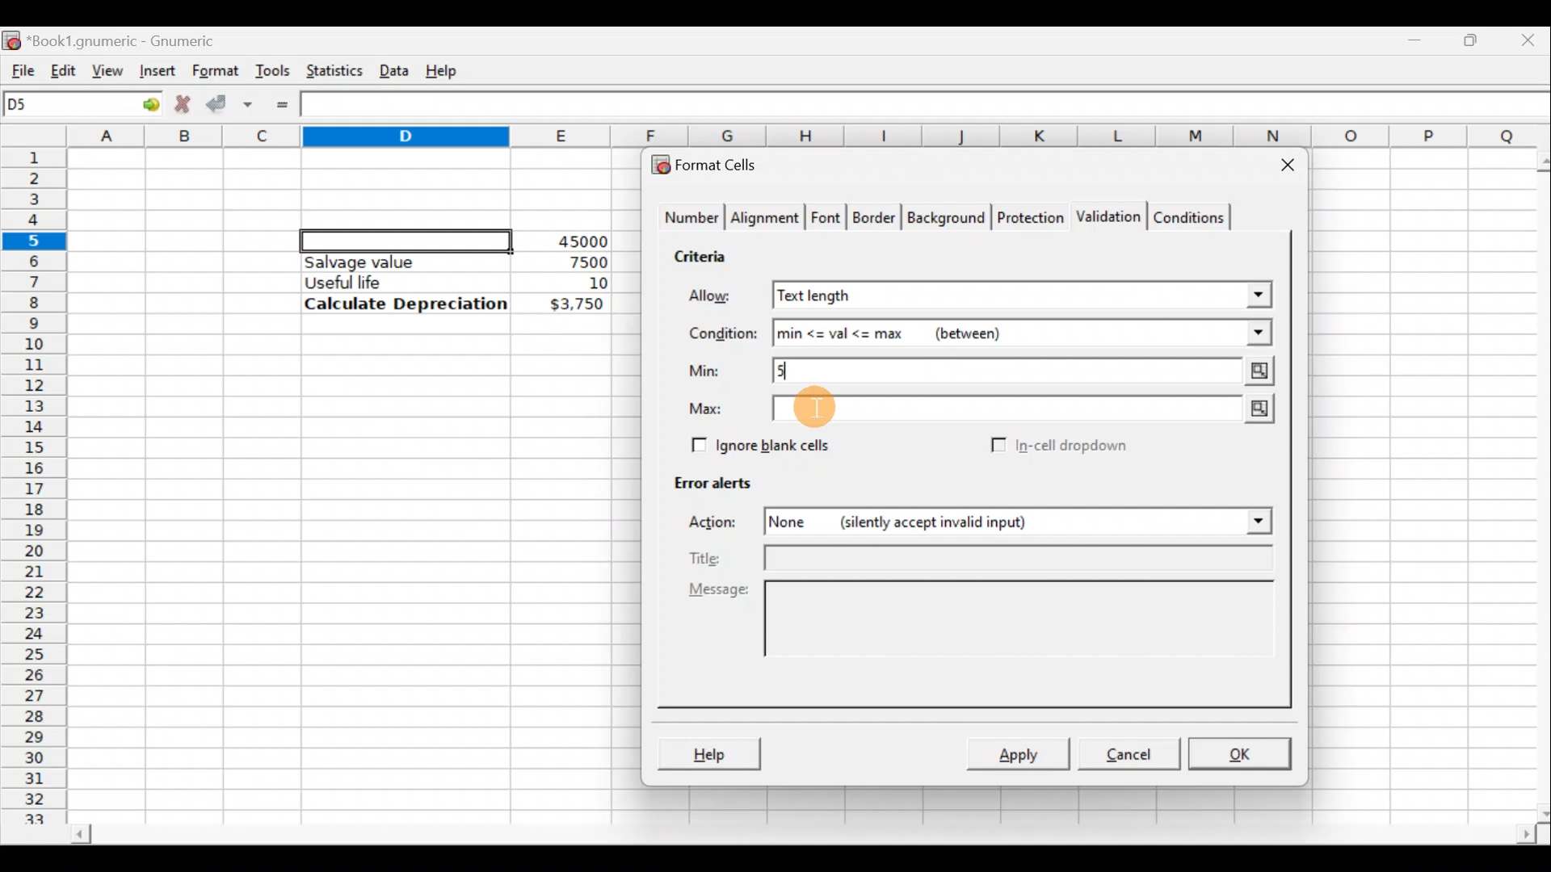 The height and width of the screenshot is (872, 1551). Describe the element at coordinates (1280, 168) in the screenshot. I see `Close` at that location.